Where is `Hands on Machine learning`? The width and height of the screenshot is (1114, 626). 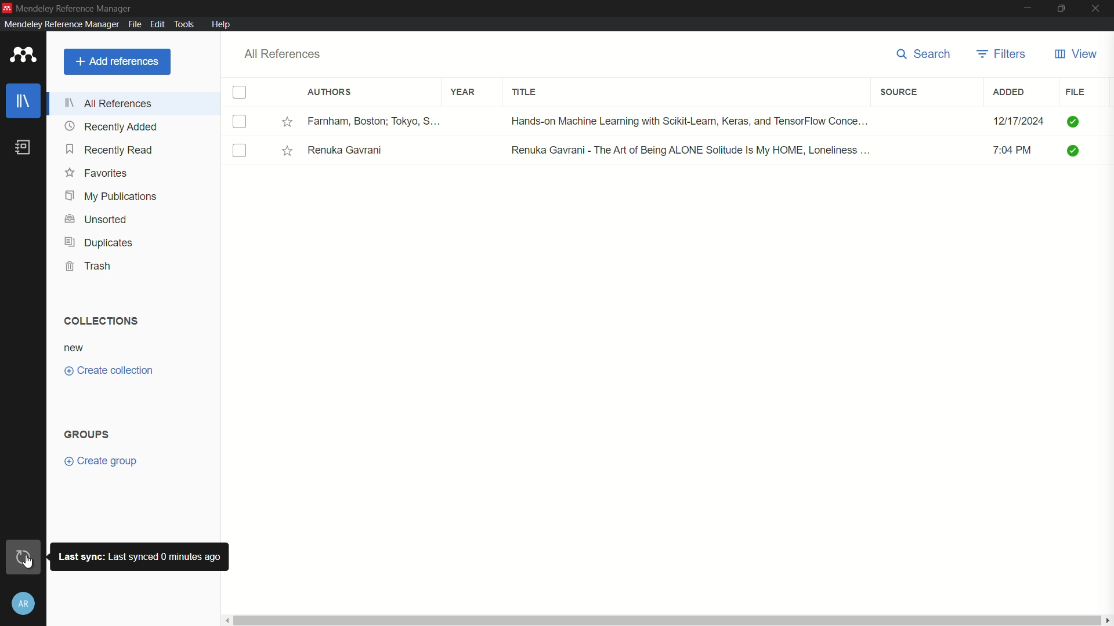
Hands on Machine learning is located at coordinates (683, 121).